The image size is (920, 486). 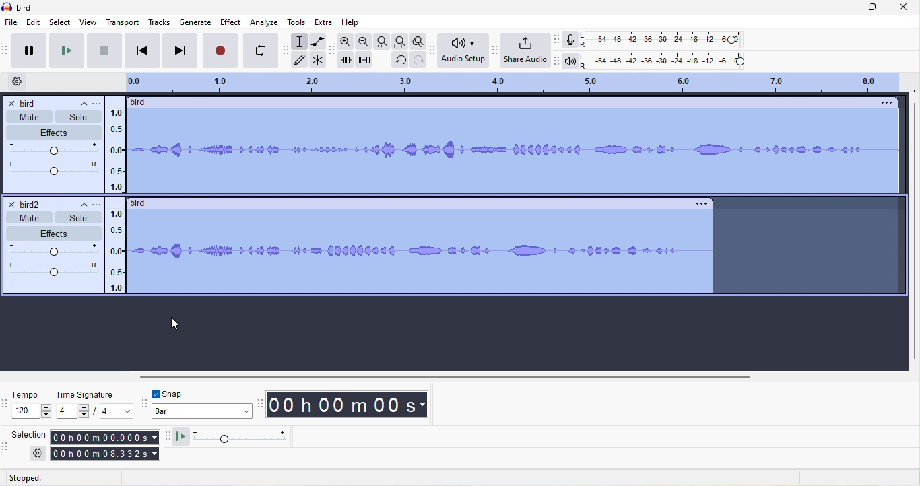 What do you see at coordinates (141, 104) in the screenshot?
I see `birdd` at bounding box center [141, 104].